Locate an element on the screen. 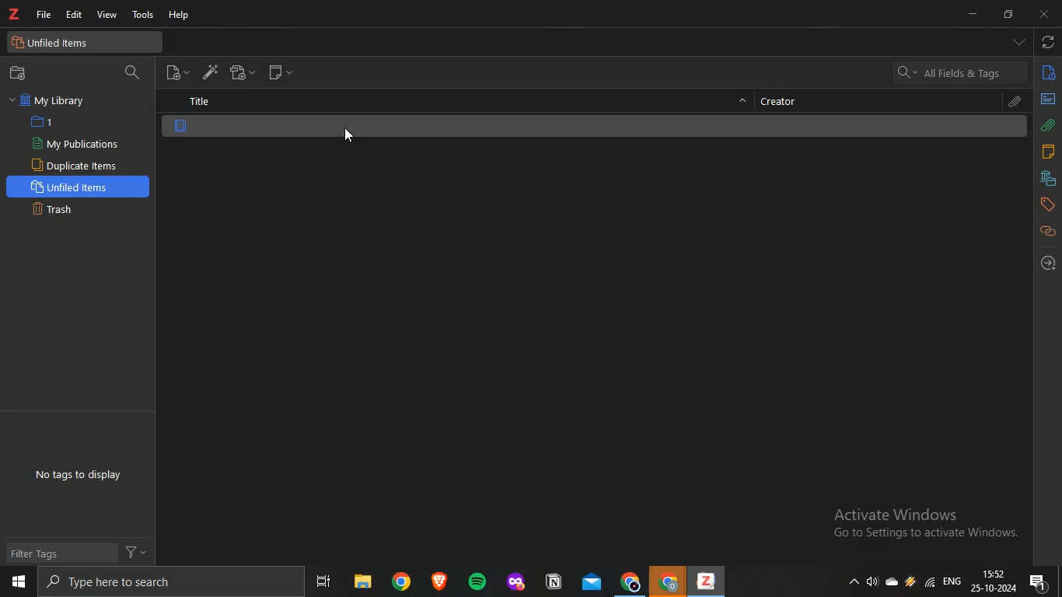 The width and height of the screenshot is (1062, 597). edit is located at coordinates (74, 16).